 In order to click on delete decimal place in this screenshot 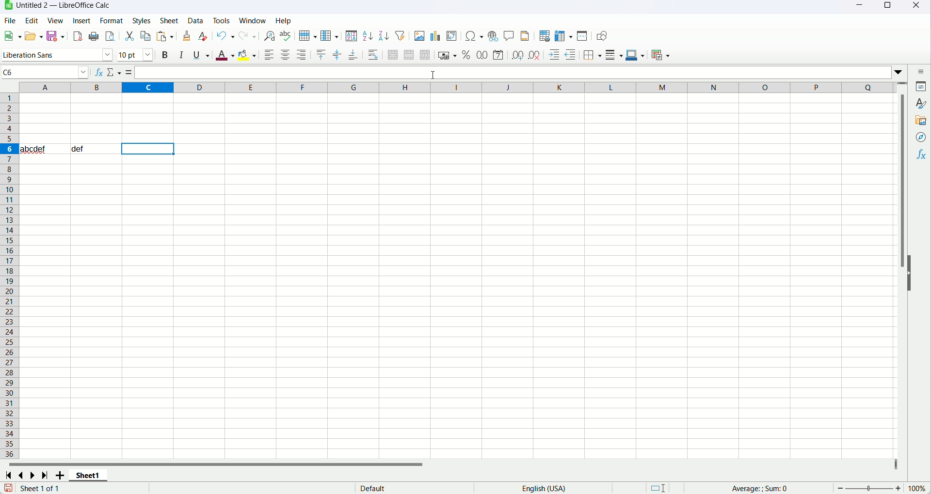, I will do `click(534, 56)`.